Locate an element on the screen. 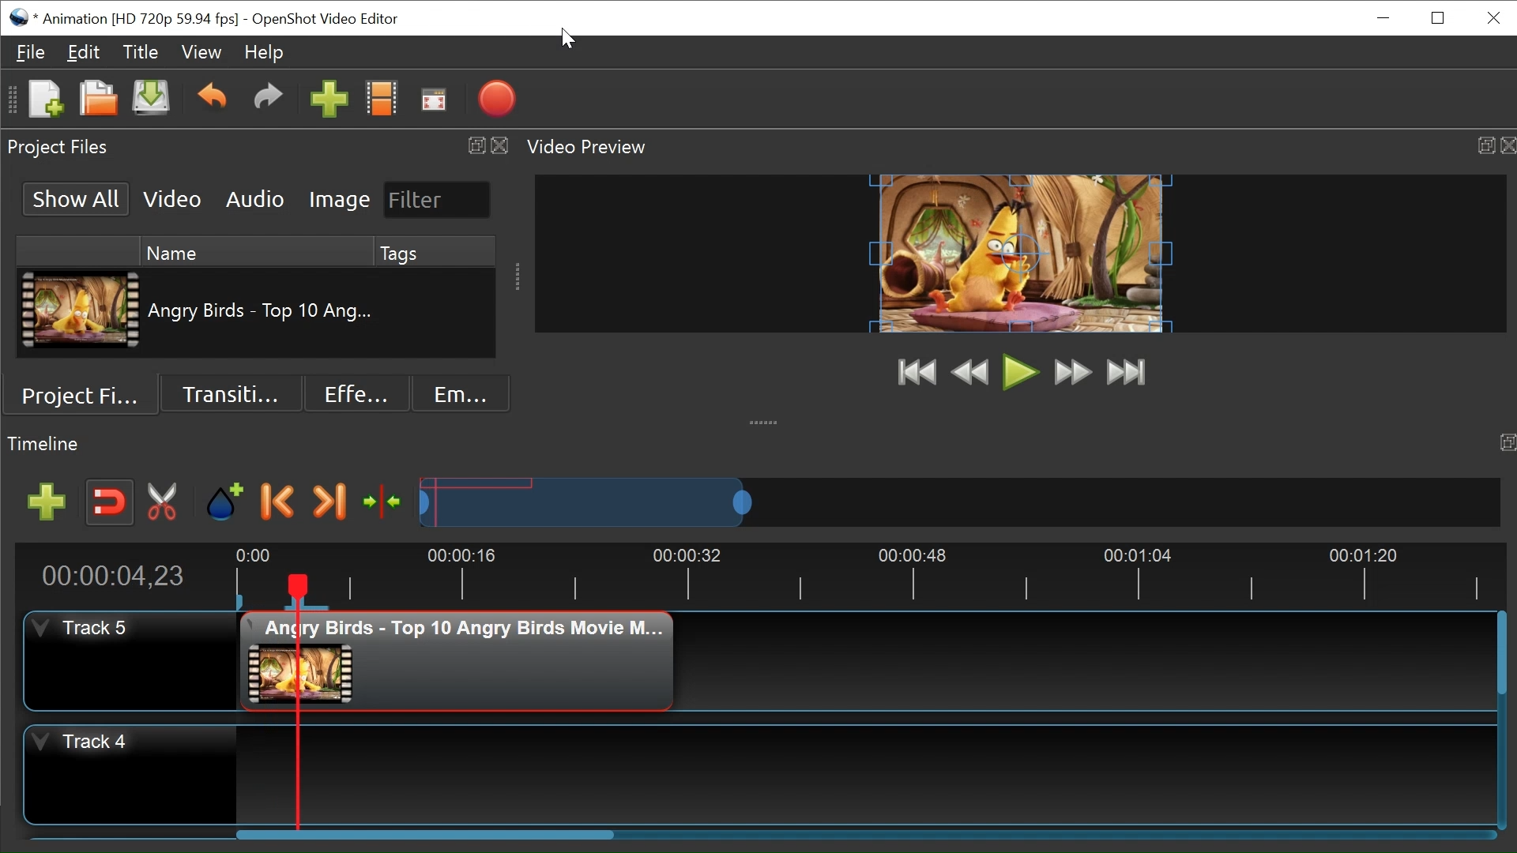 The height and width of the screenshot is (853, 1517). File is located at coordinates (31, 52).